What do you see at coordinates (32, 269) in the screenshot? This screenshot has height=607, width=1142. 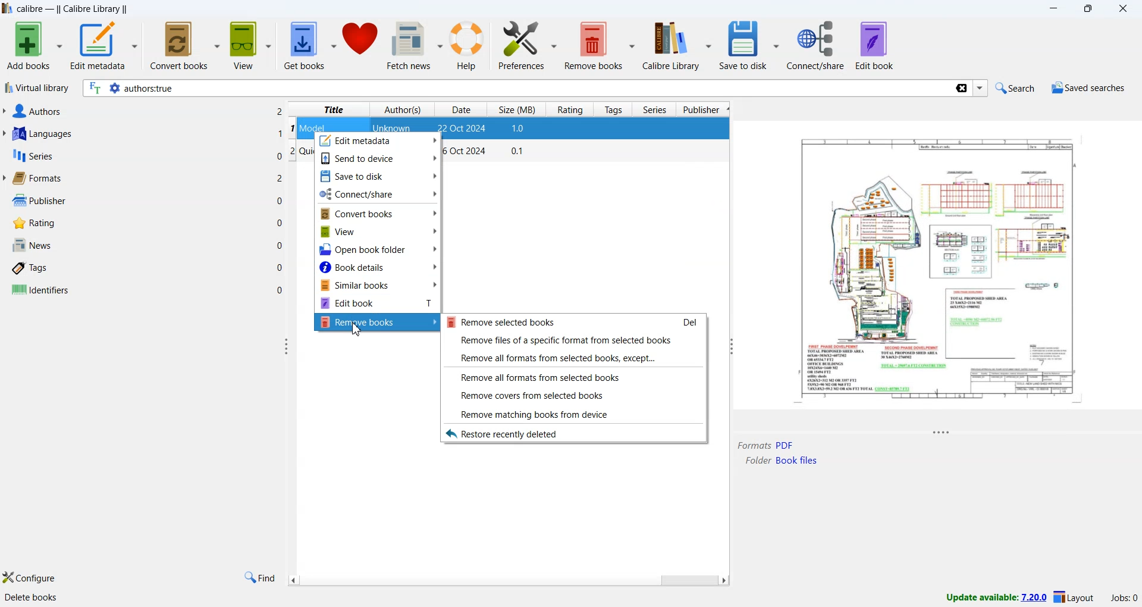 I see `tags` at bounding box center [32, 269].